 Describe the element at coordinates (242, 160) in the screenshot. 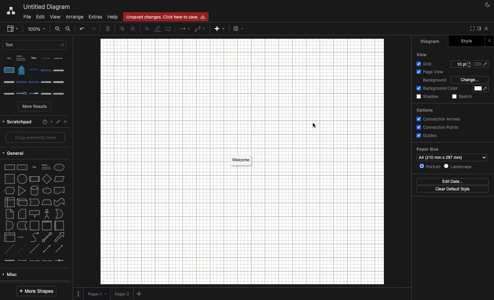

I see `Style selected` at that location.